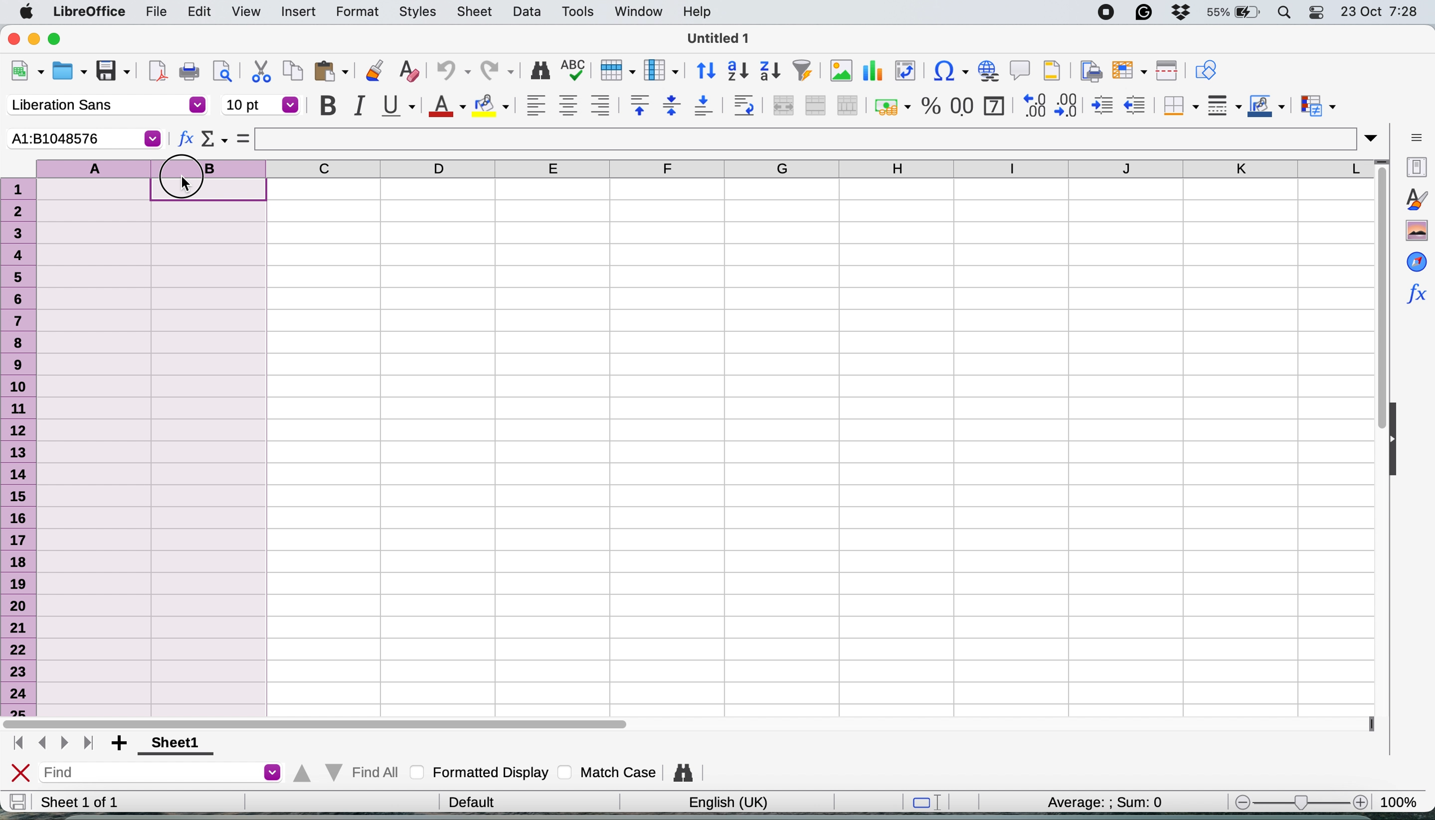 This screenshot has height=820, width=1435. I want to click on insert, so click(296, 12).